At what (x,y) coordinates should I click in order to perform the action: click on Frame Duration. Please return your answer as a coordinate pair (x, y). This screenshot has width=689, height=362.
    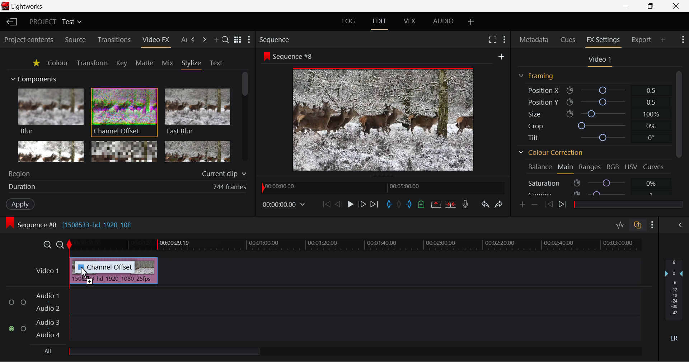
    Looking at the image, I should click on (128, 187).